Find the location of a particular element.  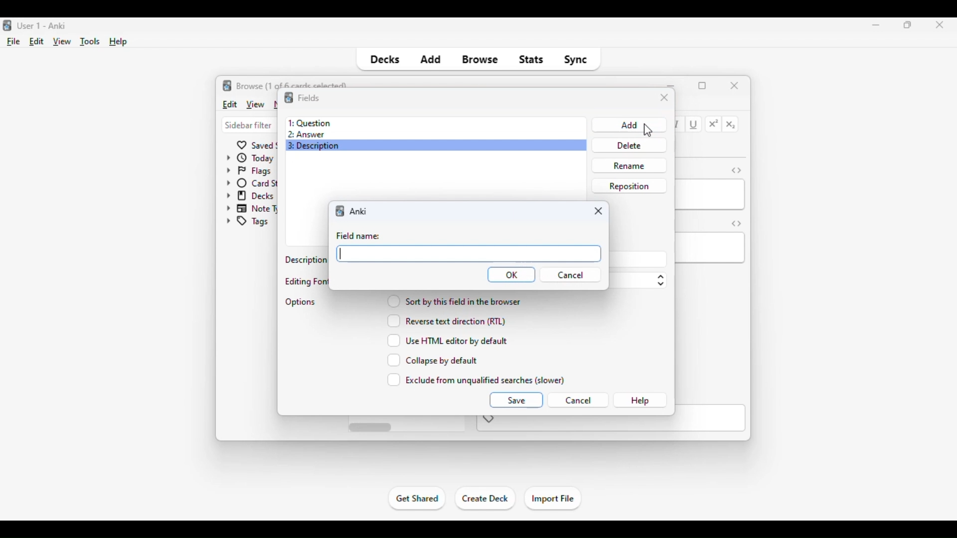

OK is located at coordinates (511, 274).